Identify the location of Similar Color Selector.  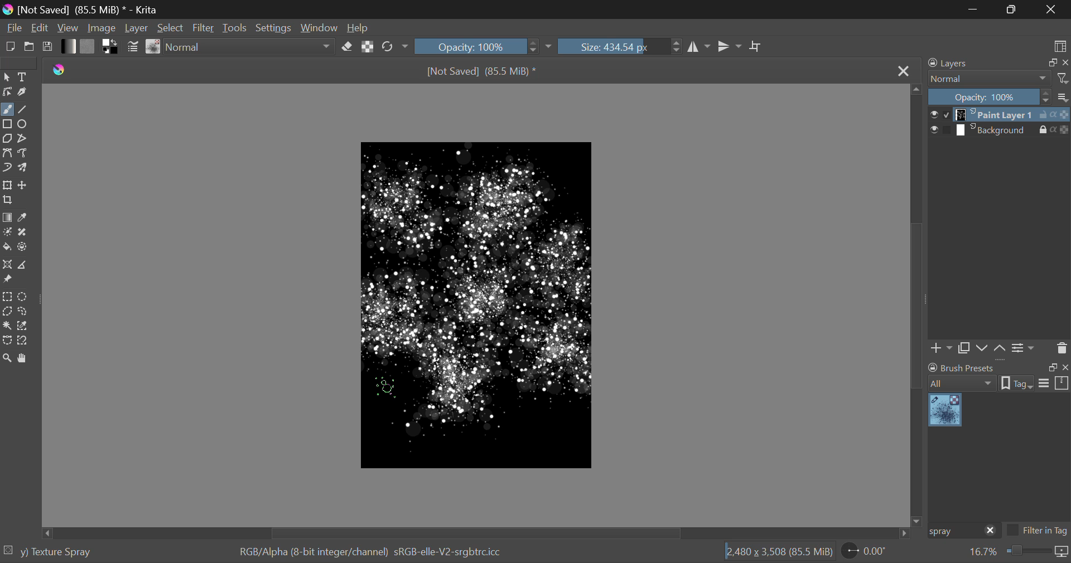
(25, 326).